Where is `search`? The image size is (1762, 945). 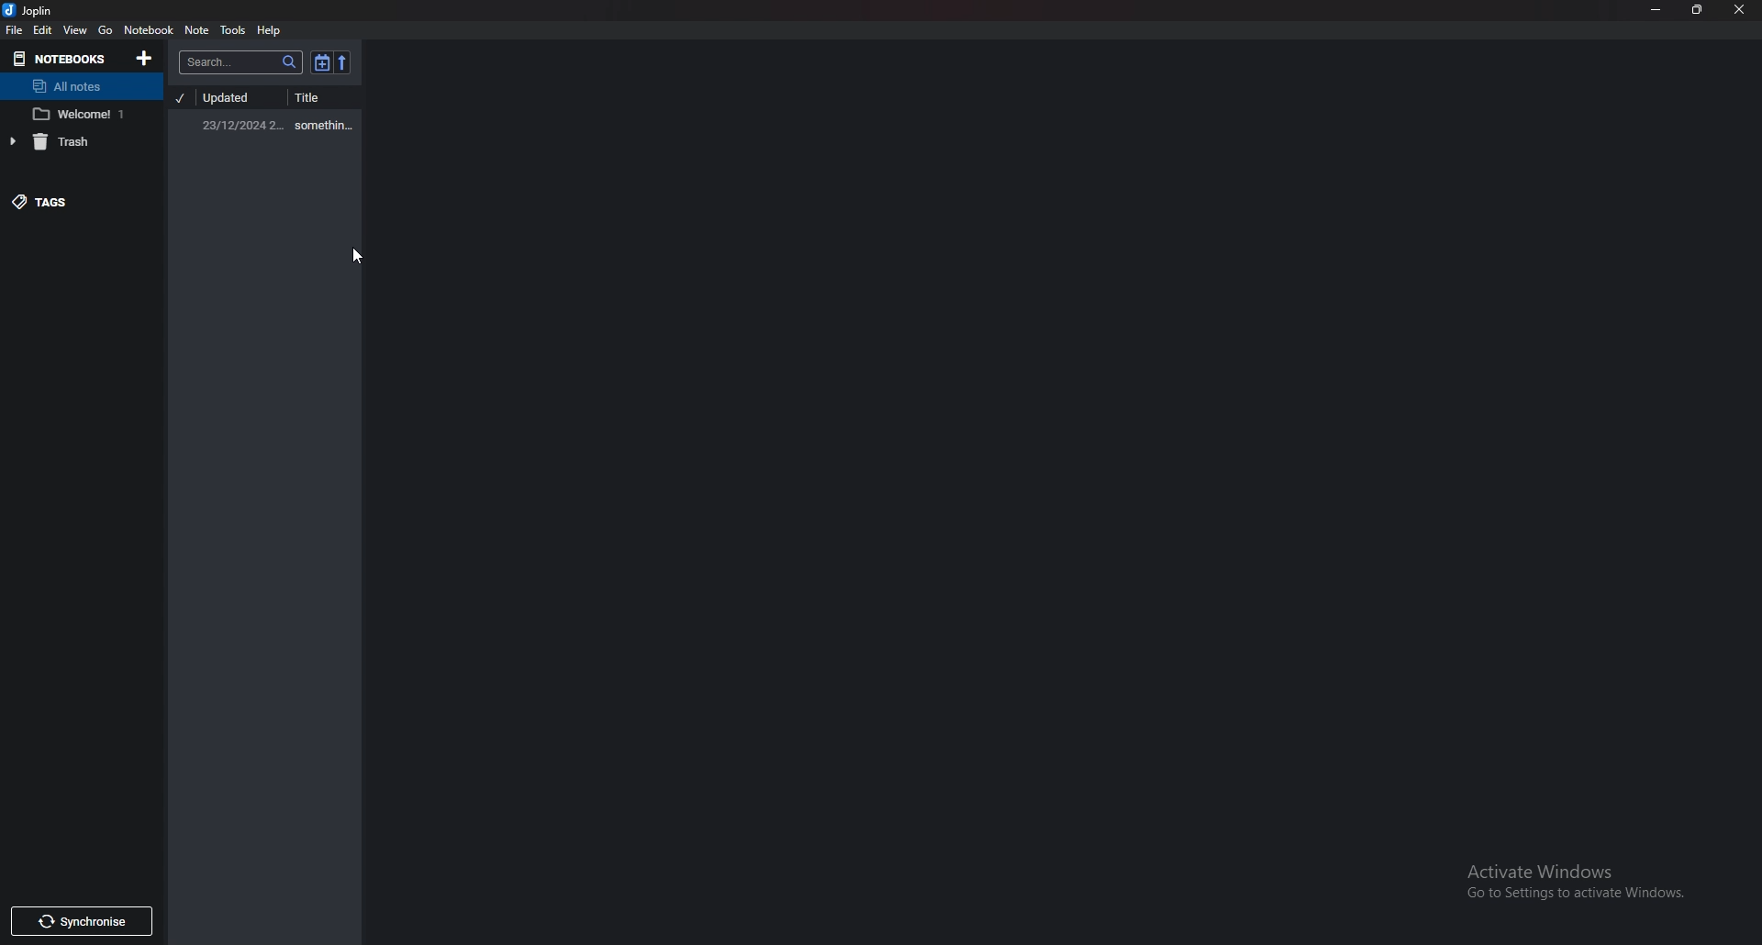 search is located at coordinates (242, 62).